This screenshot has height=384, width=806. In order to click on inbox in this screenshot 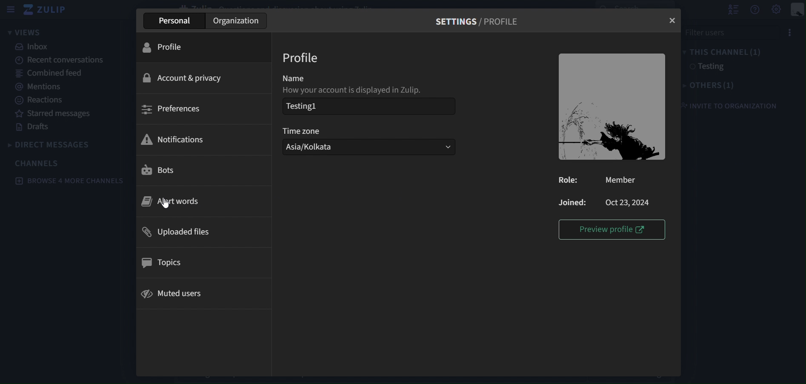, I will do `click(33, 48)`.